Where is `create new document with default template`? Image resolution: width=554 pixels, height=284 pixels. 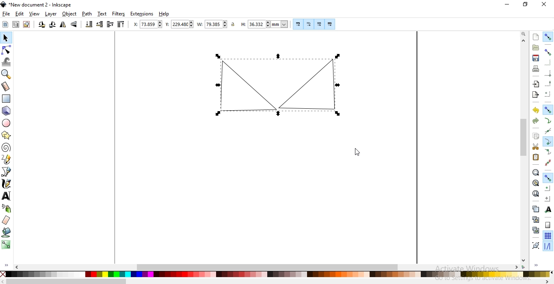 create new document with default template is located at coordinates (536, 37).